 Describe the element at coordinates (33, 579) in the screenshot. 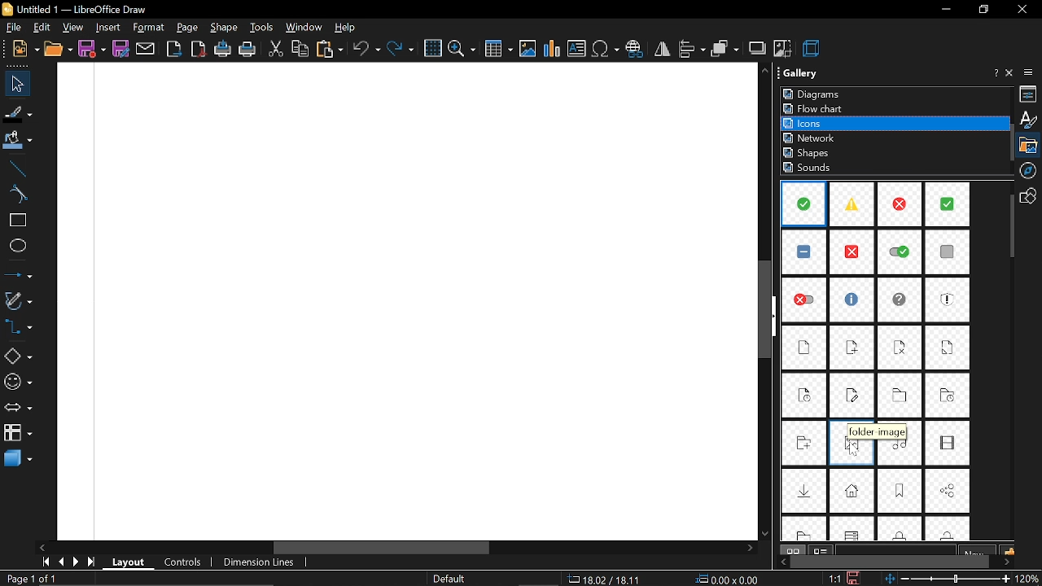

I see `Page 1 of 1` at that location.